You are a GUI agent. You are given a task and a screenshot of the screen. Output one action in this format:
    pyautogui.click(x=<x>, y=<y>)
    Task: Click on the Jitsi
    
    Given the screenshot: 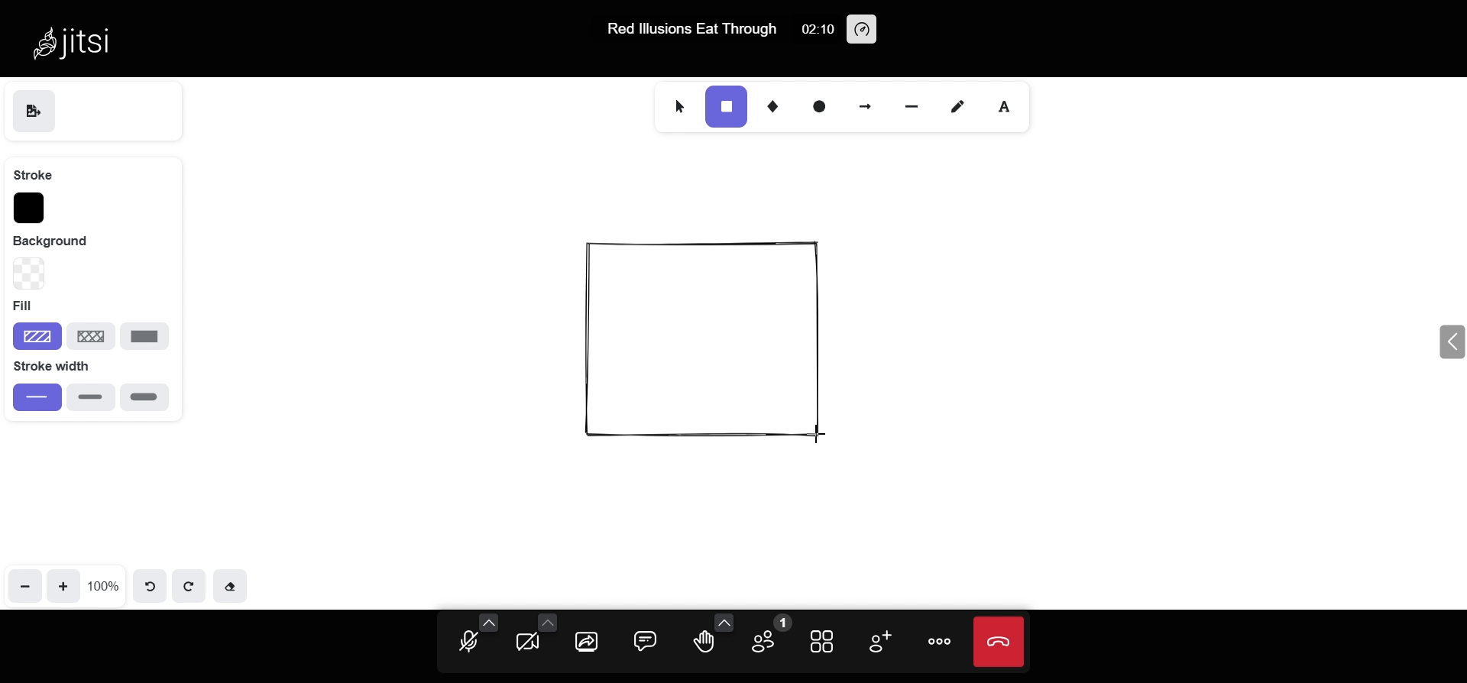 What is the action you would take?
    pyautogui.click(x=78, y=41)
    